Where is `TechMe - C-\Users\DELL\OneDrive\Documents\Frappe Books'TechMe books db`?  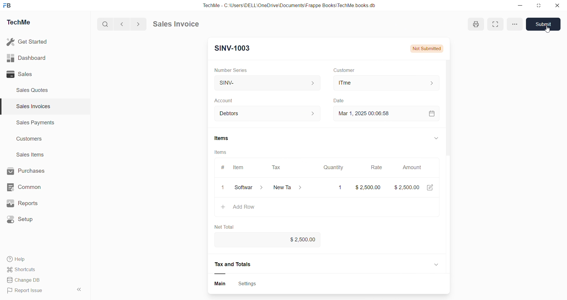 TechMe - C-\Users\DELL\OneDrive\Documents\Frappe Books'TechMe books db is located at coordinates (295, 4).